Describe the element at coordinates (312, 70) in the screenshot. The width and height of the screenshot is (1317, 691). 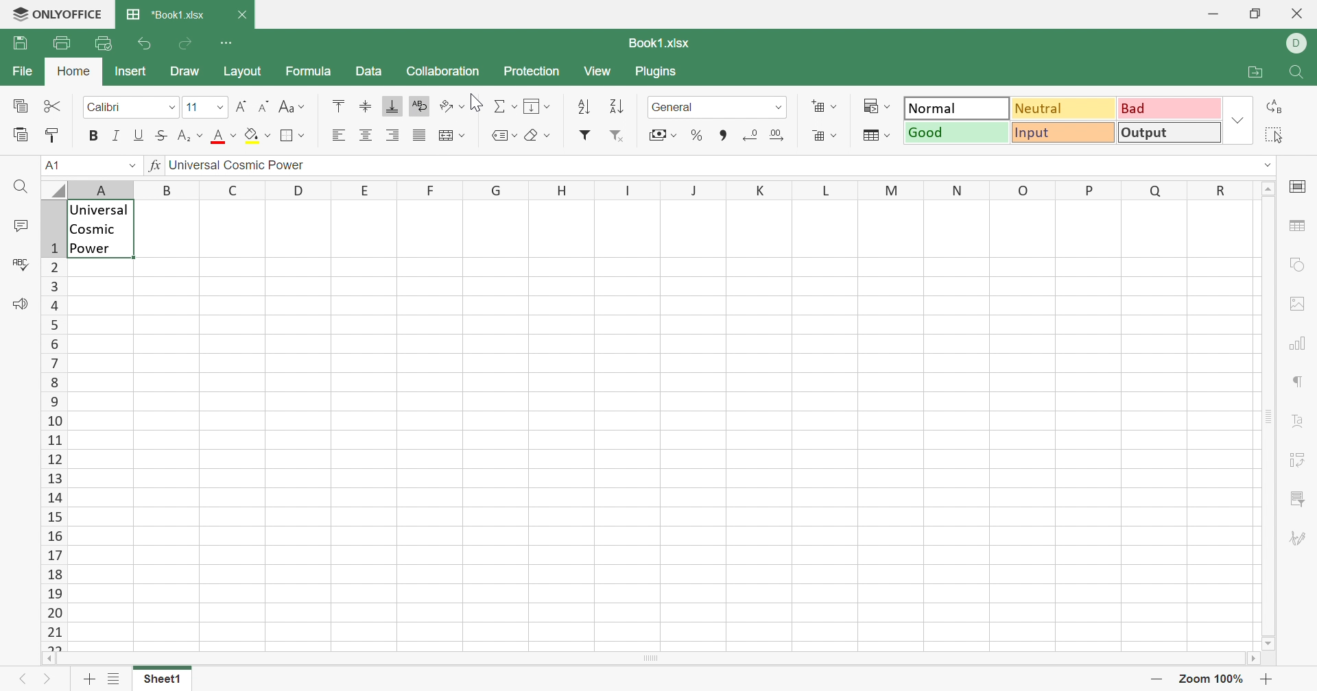
I see `Formula` at that location.